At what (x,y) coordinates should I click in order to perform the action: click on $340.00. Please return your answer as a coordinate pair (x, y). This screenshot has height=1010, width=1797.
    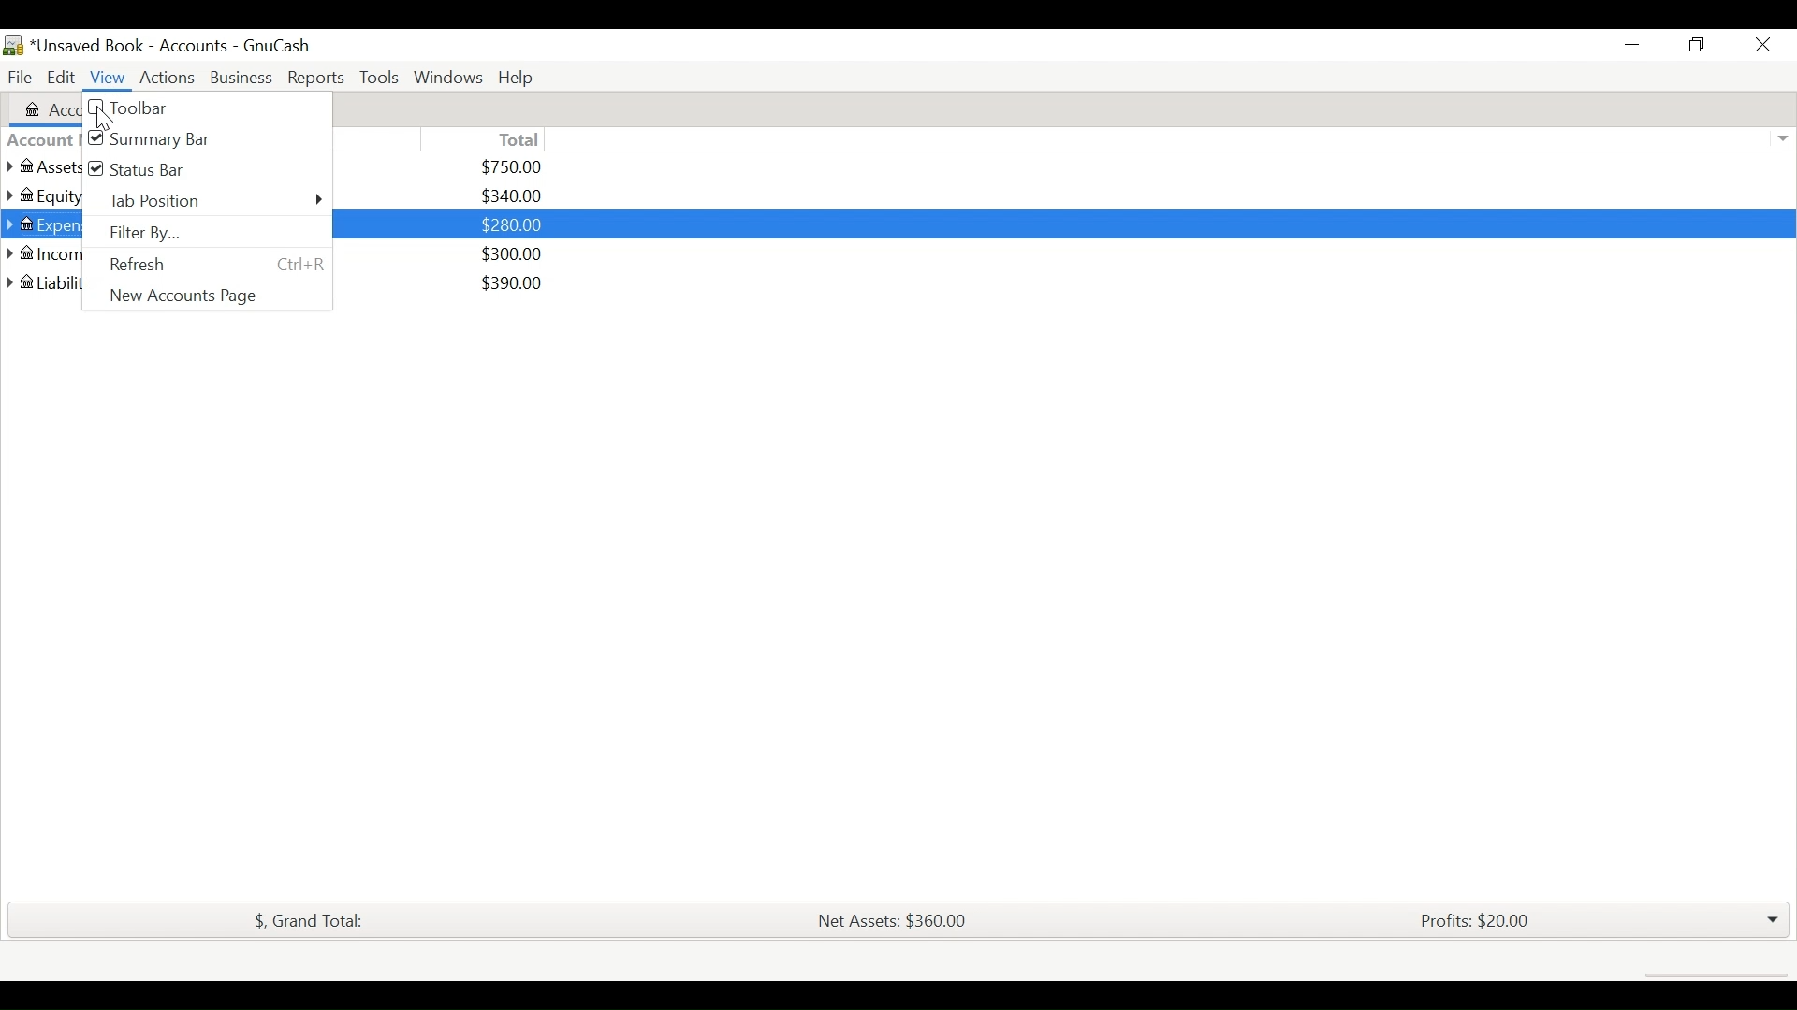
    Looking at the image, I should click on (513, 195).